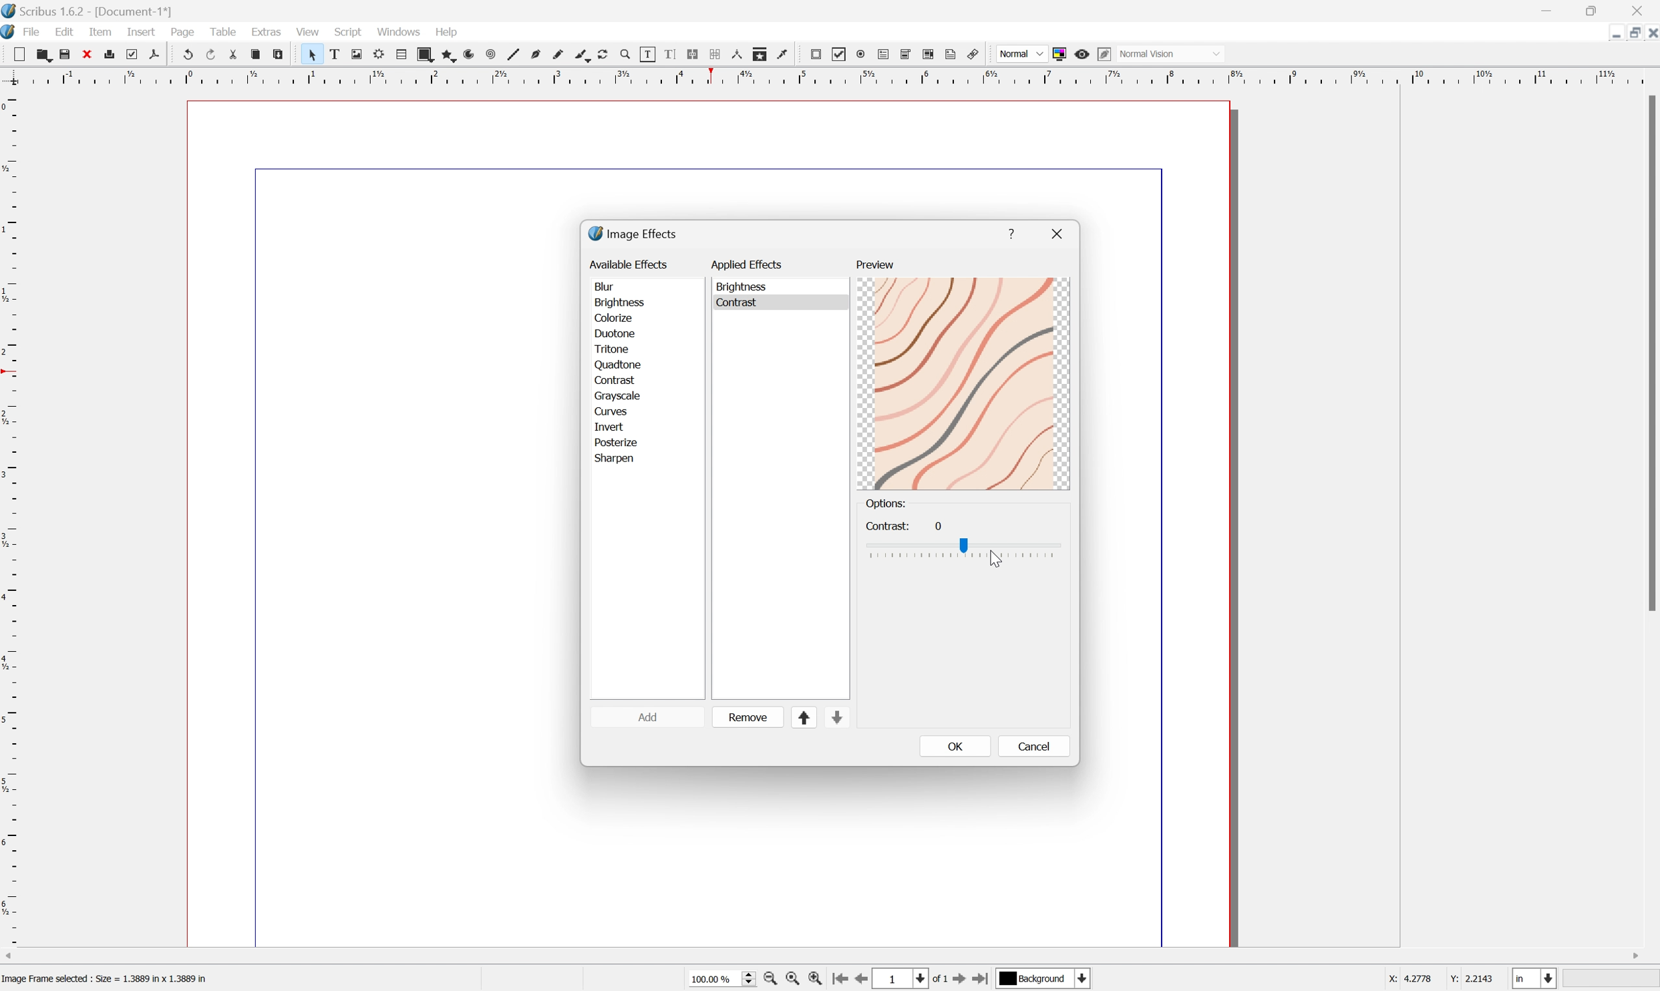  What do you see at coordinates (141, 32) in the screenshot?
I see `Insert` at bounding box center [141, 32].